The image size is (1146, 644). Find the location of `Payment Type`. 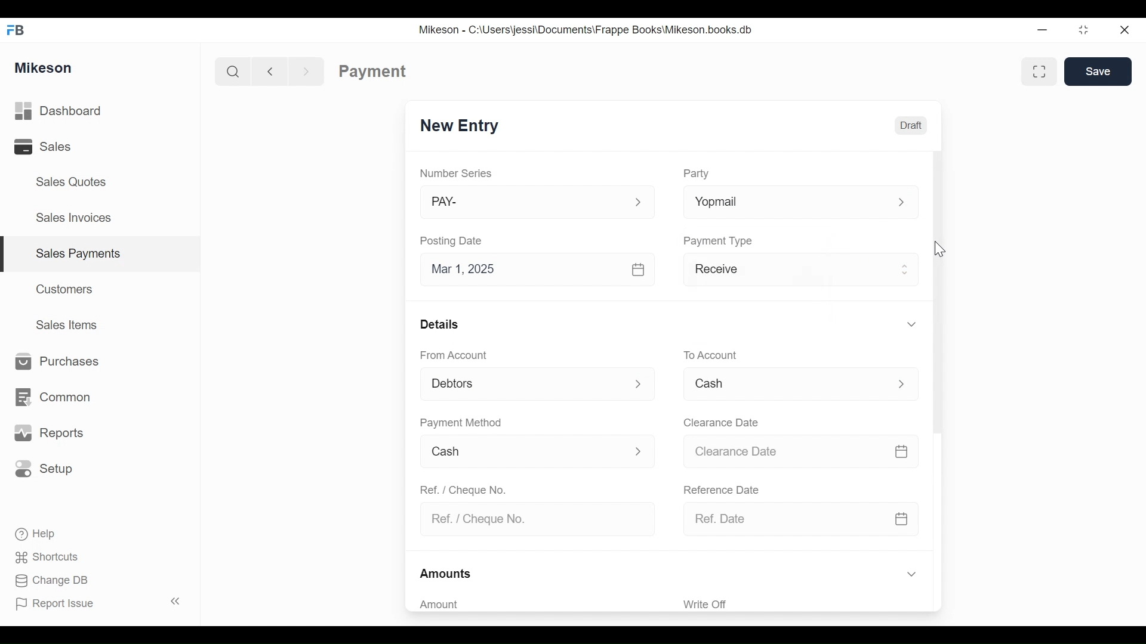

Payment Type is located at coordinates (725, 245).